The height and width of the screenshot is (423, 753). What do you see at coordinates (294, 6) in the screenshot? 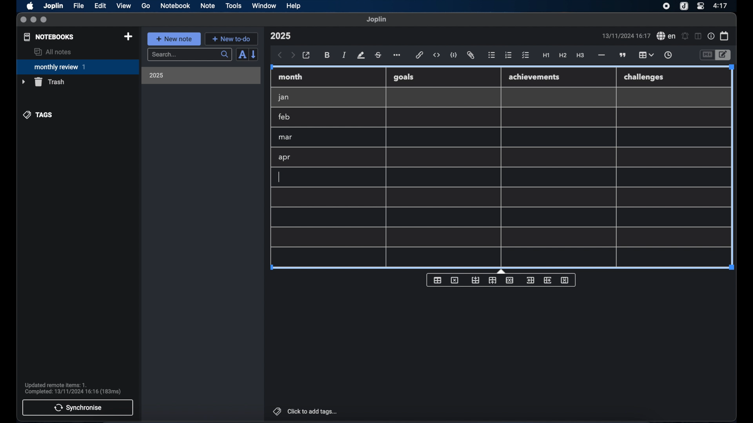
I see `help` at bounding box center [294, 6].